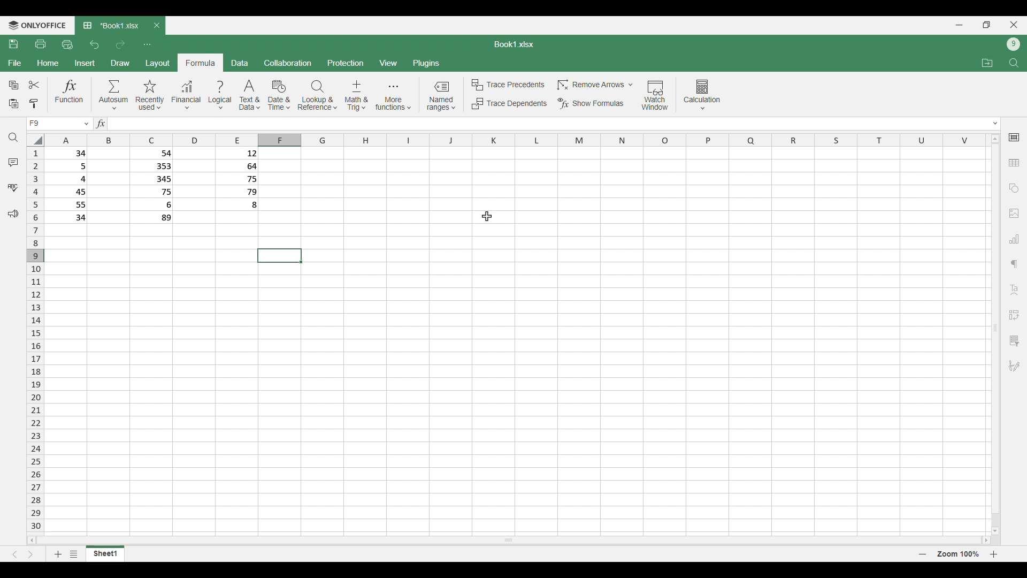 This screenshot has width=1027, height=578. Describe the element at coordinates (1014, 63) in the screenshot. I see `Find` at that location.